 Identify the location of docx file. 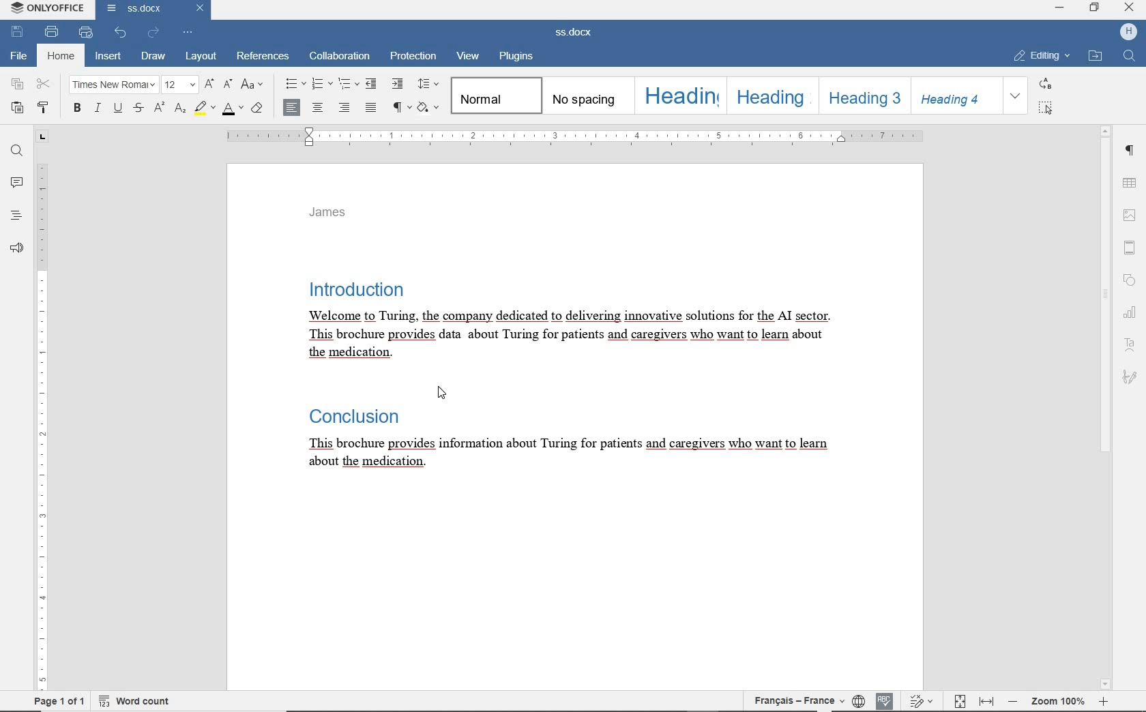
(572, 34).